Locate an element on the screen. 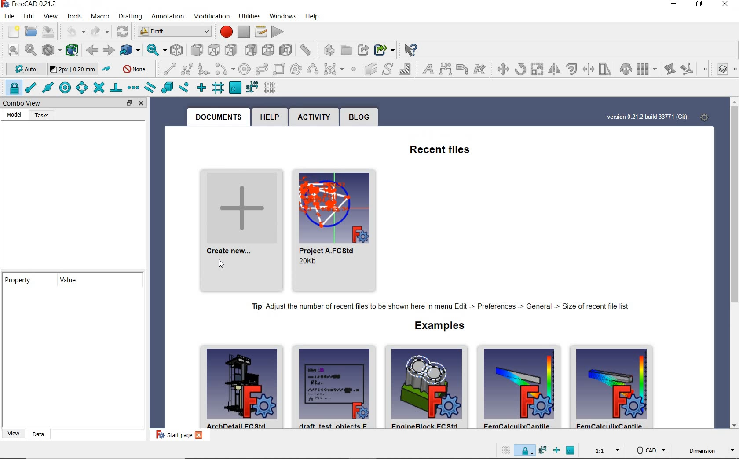 Image resolution: width=739 pixels, height=459 pixels. right is located at coordinates (213, 48).